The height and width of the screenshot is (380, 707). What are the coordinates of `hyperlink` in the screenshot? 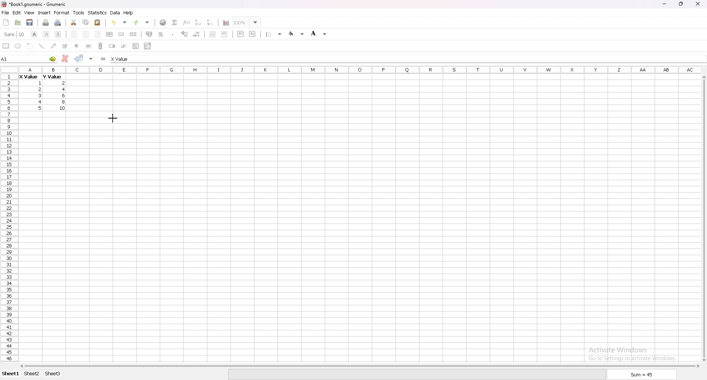 It's located at (163, 22).